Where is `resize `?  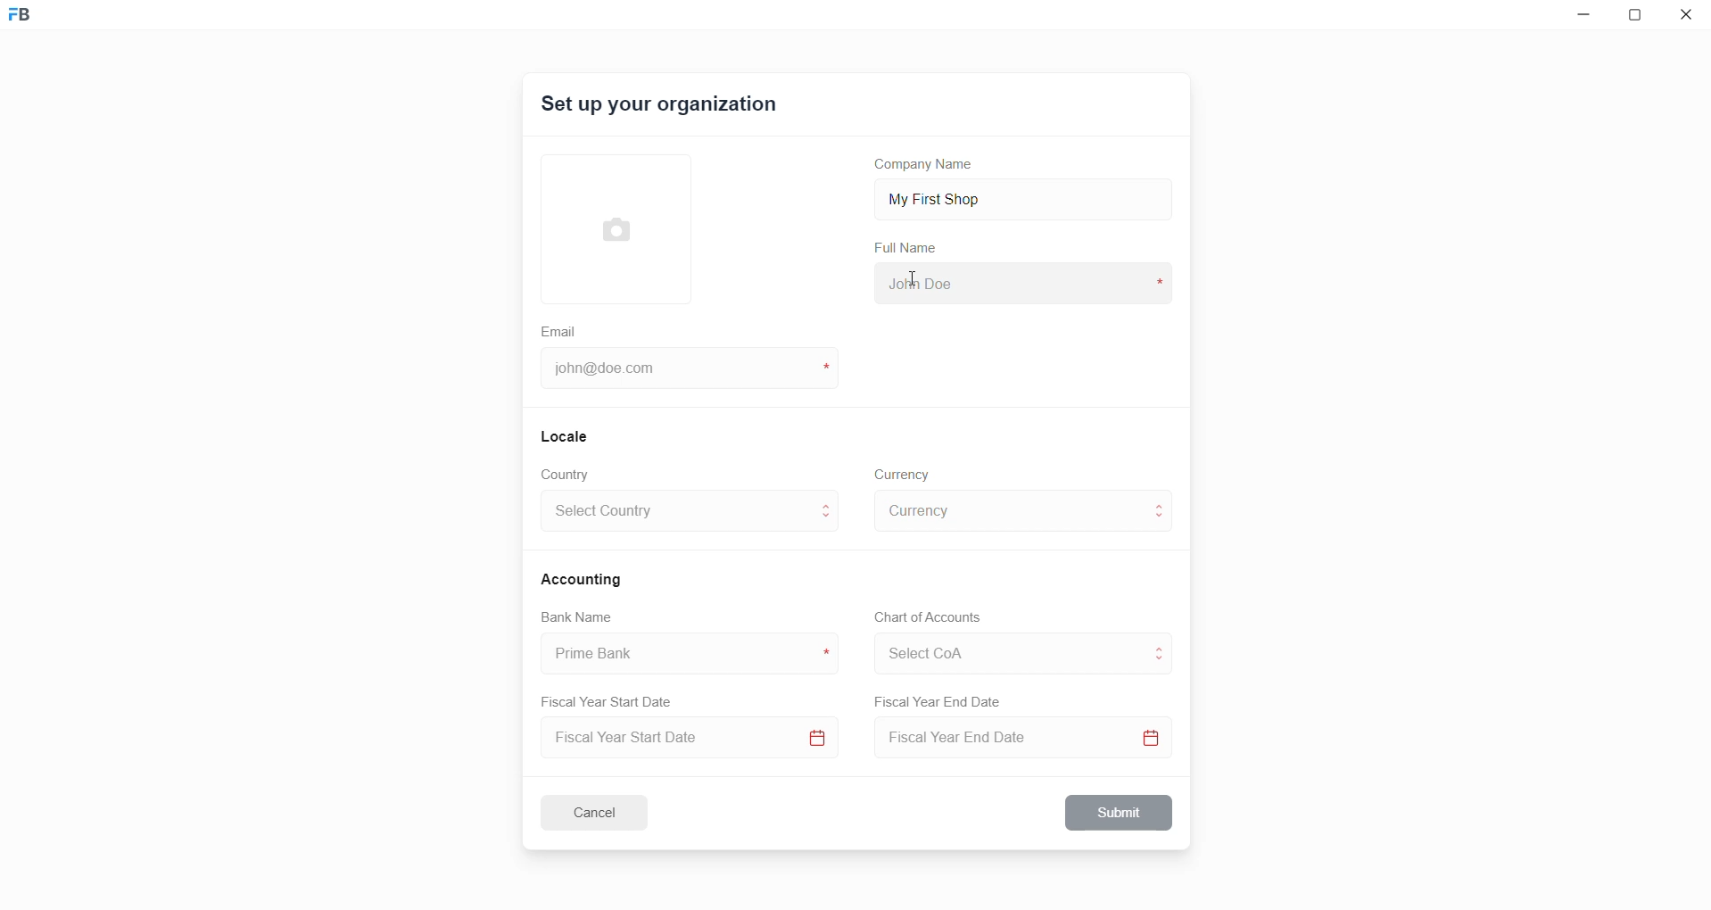 resize  is located at coordinates (1640, 18).